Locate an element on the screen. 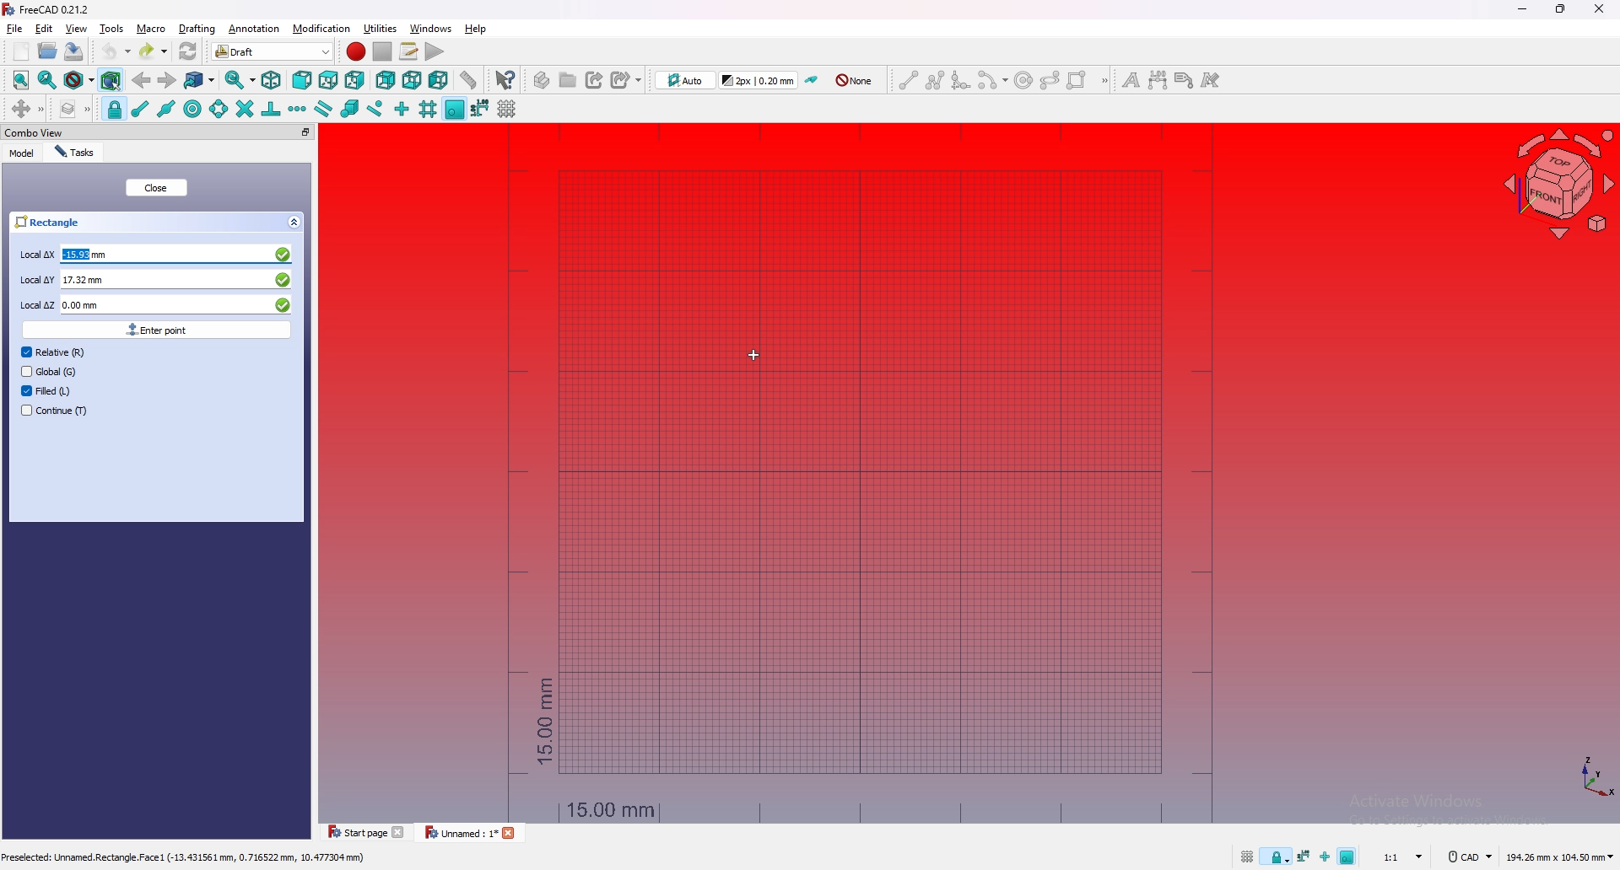 This screenshot has height=870, width=1620. redo is located at coordinates (154, 51).